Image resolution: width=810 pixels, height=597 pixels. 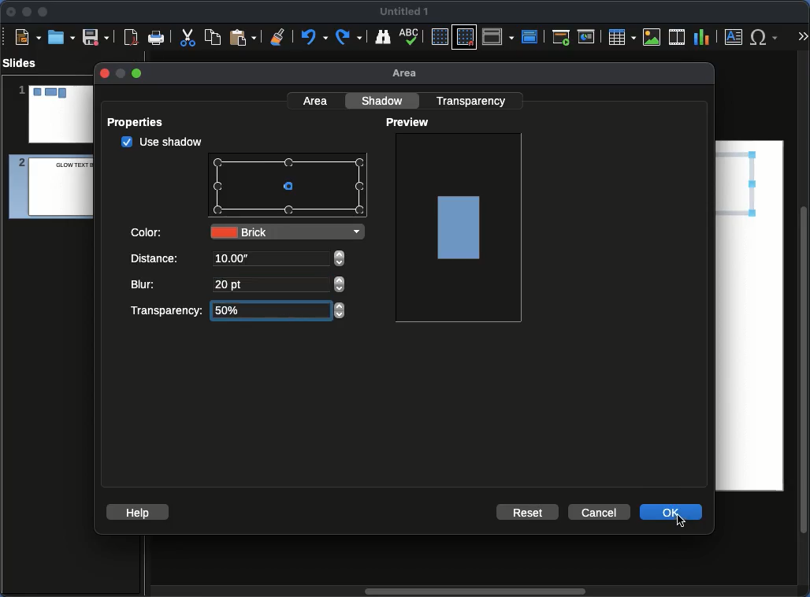 What do you see at coordinates (802, 38) in the screenshot?
I see `More` at bounding box center [802, 38].